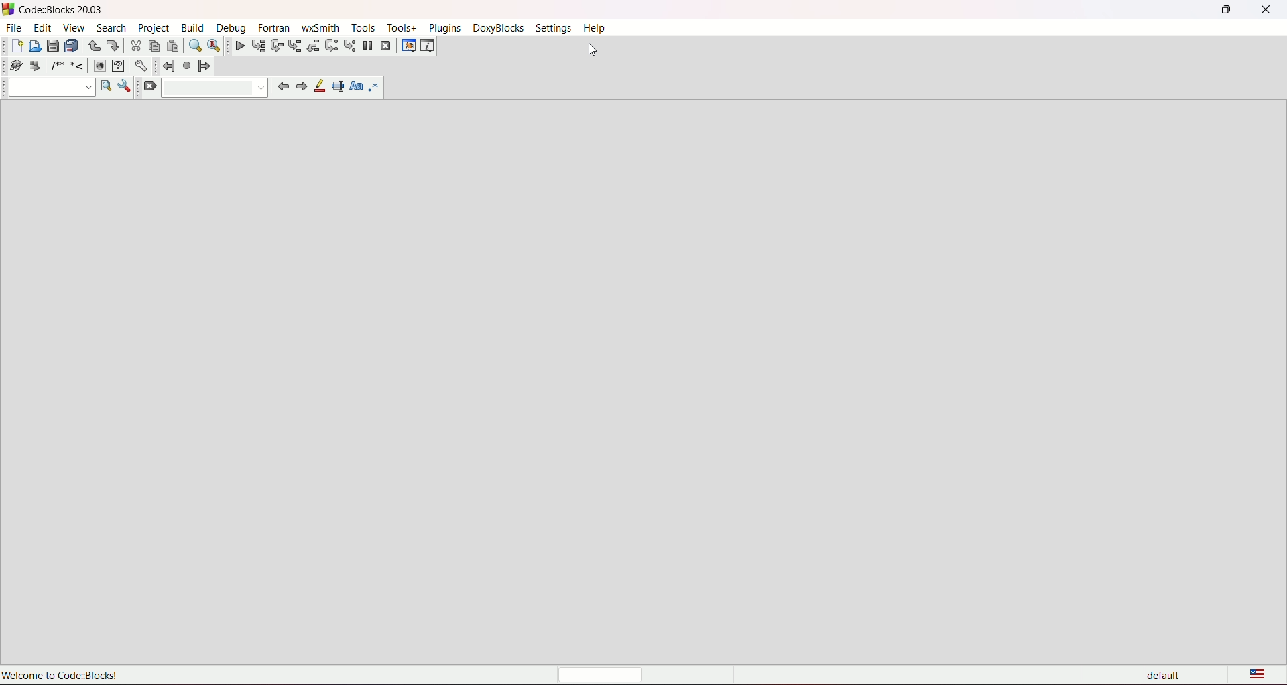 The image size is (1287, 685). What do you see at coordinates (1266, 10) in the screenshot?
I see `close` at bounding box center [1266, 10].